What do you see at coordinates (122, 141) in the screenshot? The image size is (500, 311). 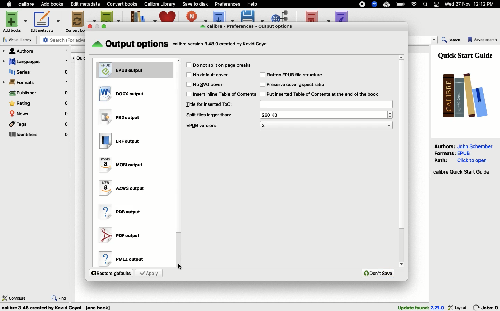 I see `LRF` at bounding box center [122, 141].